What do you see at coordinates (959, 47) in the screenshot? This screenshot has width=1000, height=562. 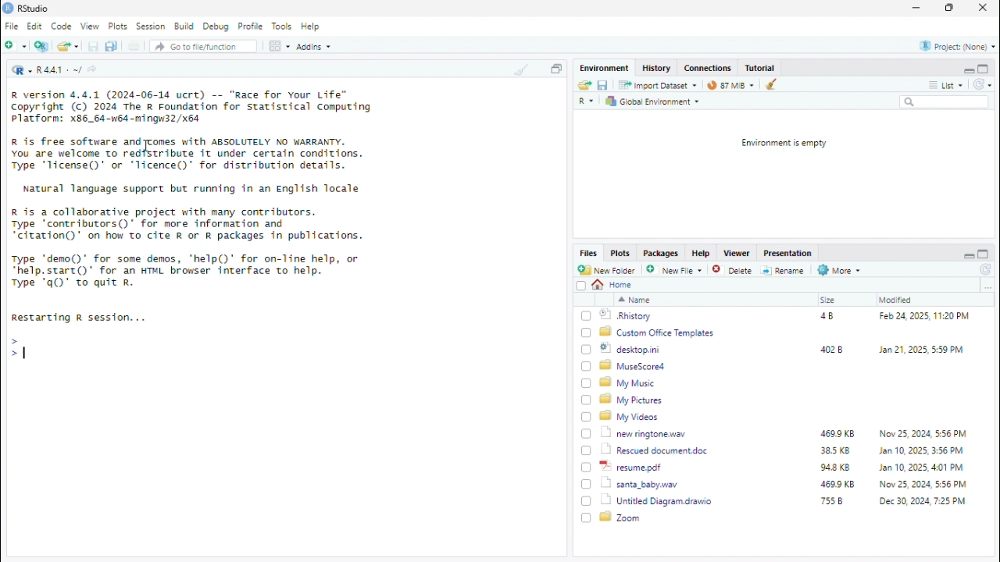 I see `Project:(None)` at bounding box center [959, 47].